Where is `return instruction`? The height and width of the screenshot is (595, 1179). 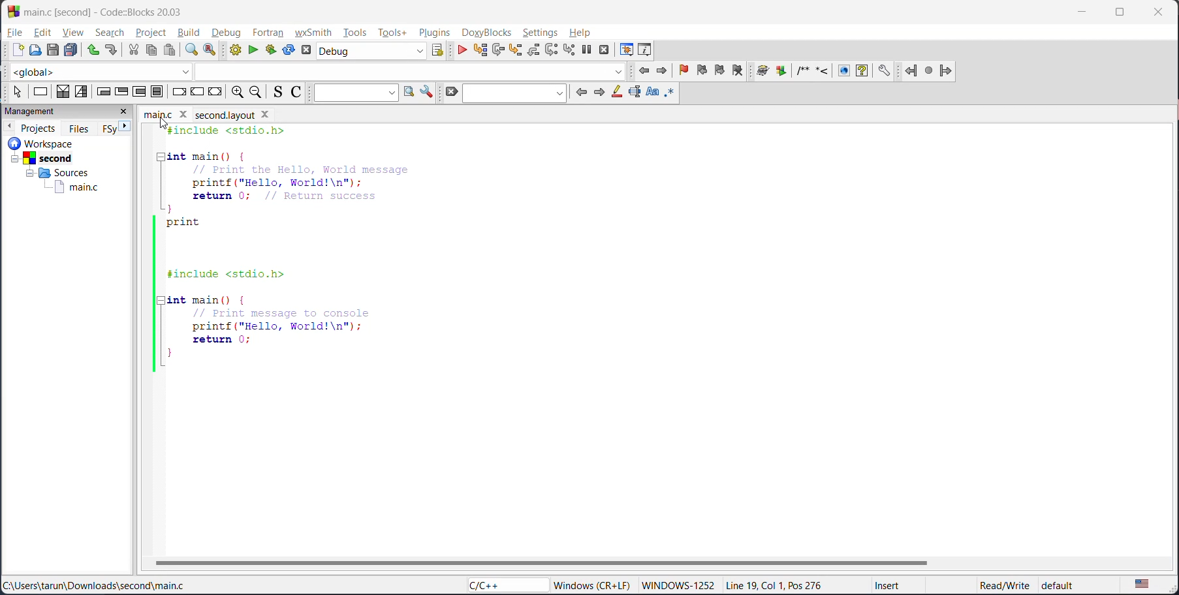 return instruction is located at coordinates (215, 92).